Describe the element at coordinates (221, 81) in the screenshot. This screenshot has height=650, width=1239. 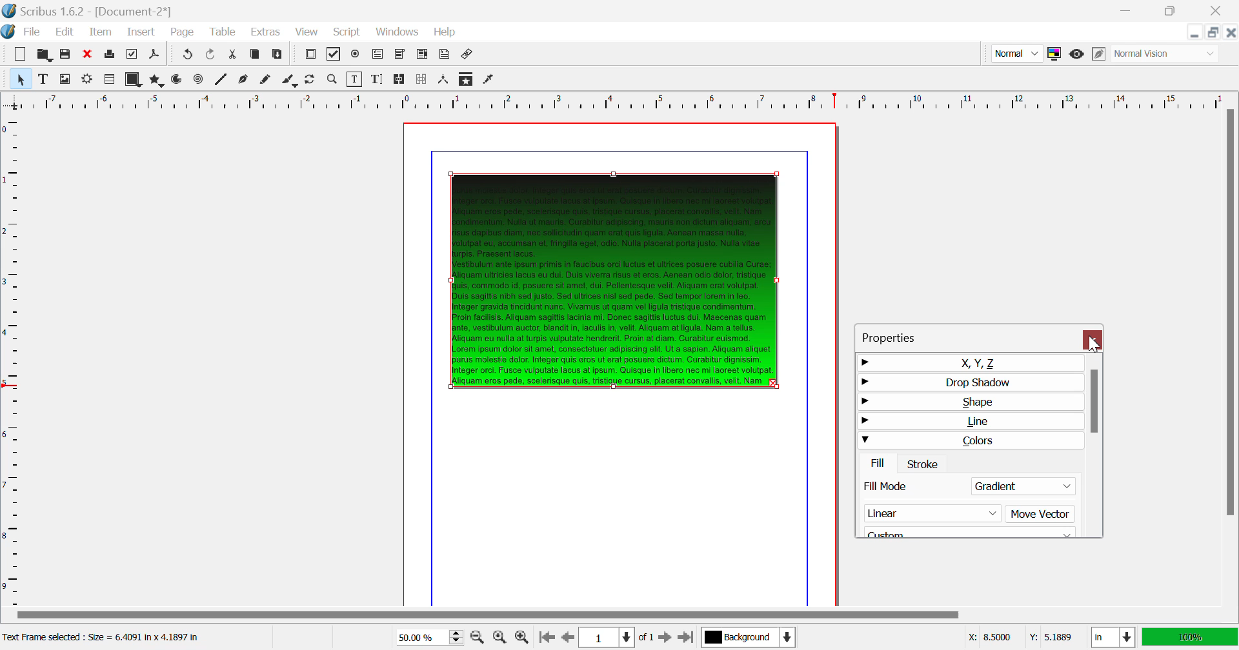
I see `Line` at that location.